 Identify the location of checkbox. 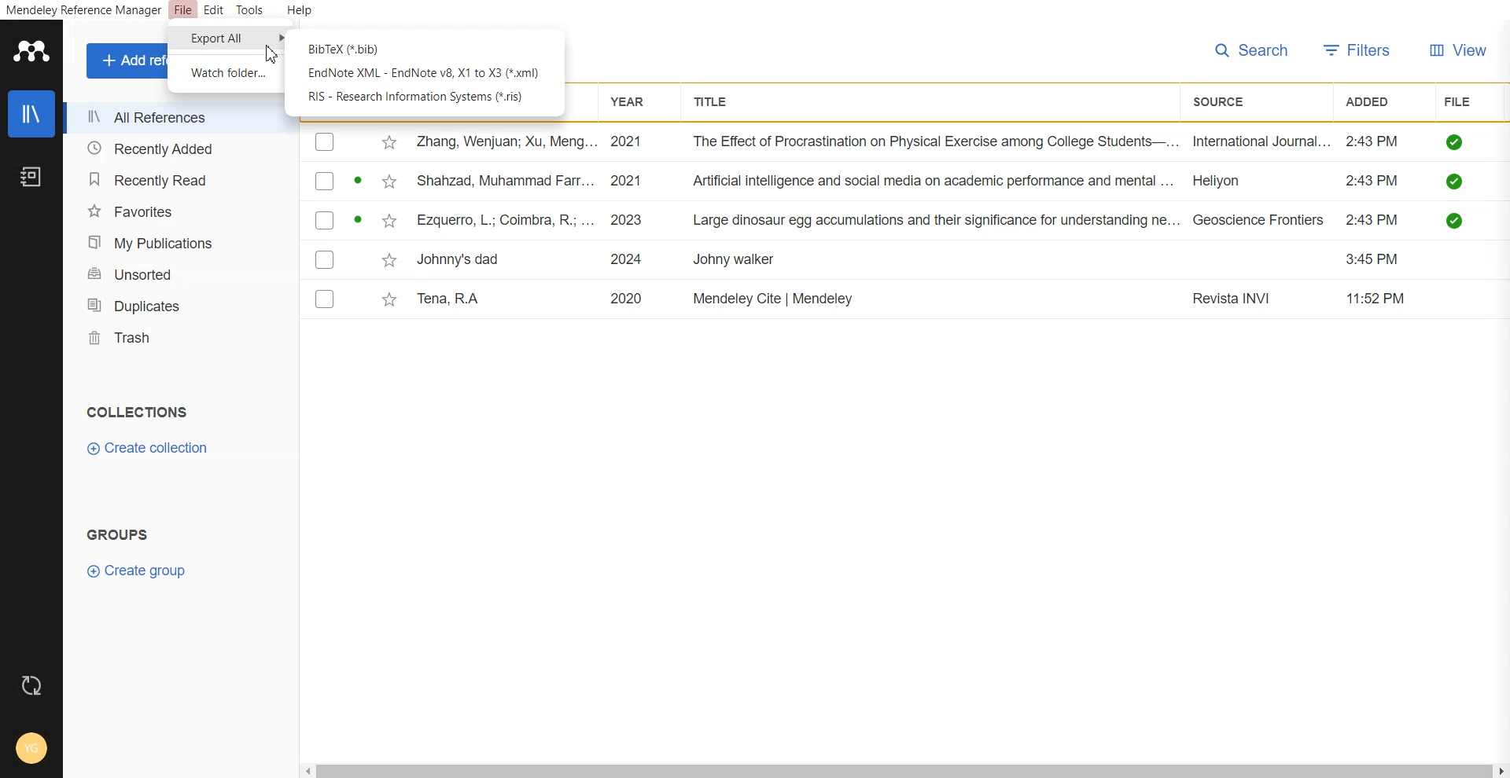
(325, 181).